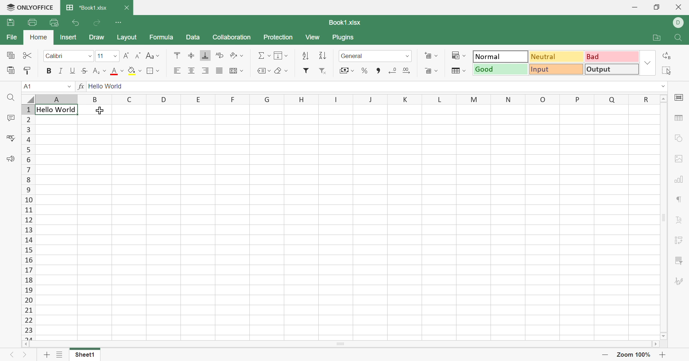 The height and width of the screenshot is (361, 689). I want to click on Fill color, so click(135, 71).